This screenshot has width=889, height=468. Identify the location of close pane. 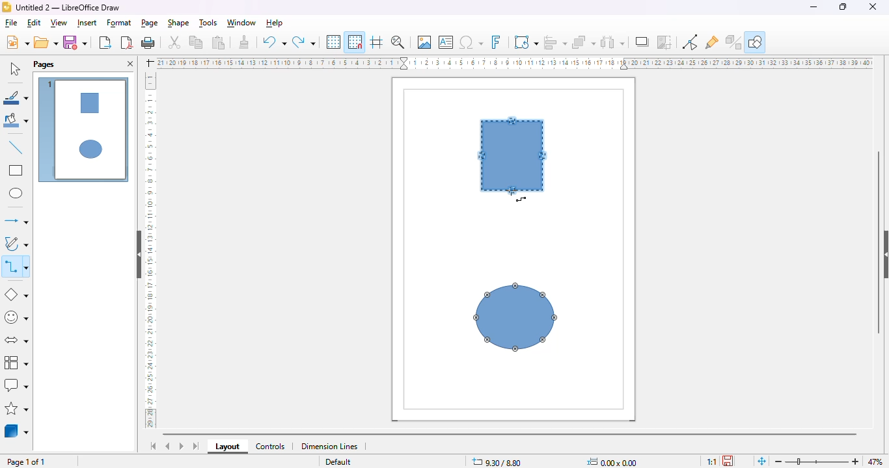
(130, 64).